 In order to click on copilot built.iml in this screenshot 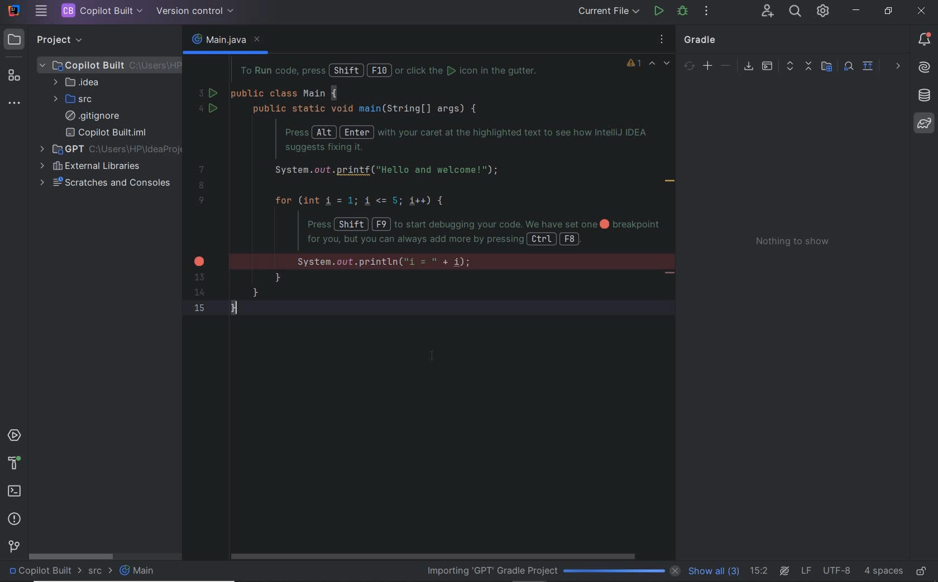, I will do `click(108, 133)`.